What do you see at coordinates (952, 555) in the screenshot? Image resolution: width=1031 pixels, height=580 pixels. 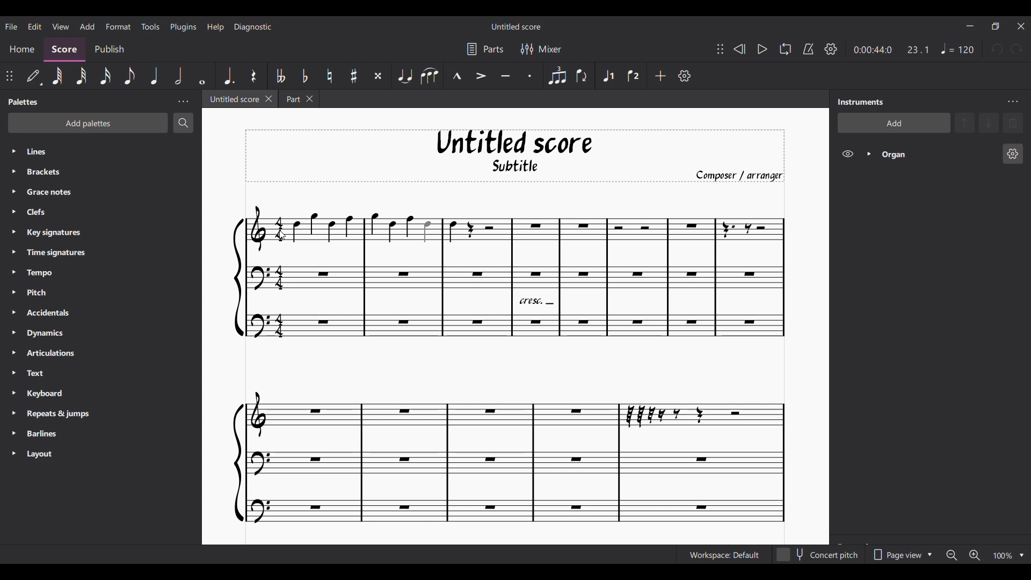 I see `Zoom out` at bounding box center [952, 555].